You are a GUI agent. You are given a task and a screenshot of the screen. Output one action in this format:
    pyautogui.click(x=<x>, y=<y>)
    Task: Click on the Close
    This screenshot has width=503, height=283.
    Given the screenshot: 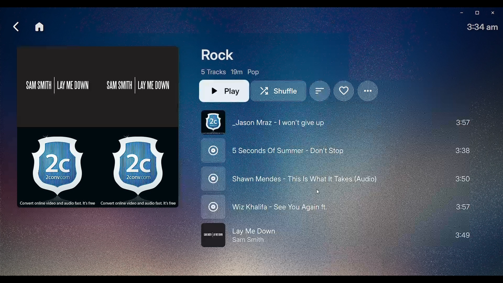 What is the action you would take?
    pyautogui.click(x=493, y=13)
    